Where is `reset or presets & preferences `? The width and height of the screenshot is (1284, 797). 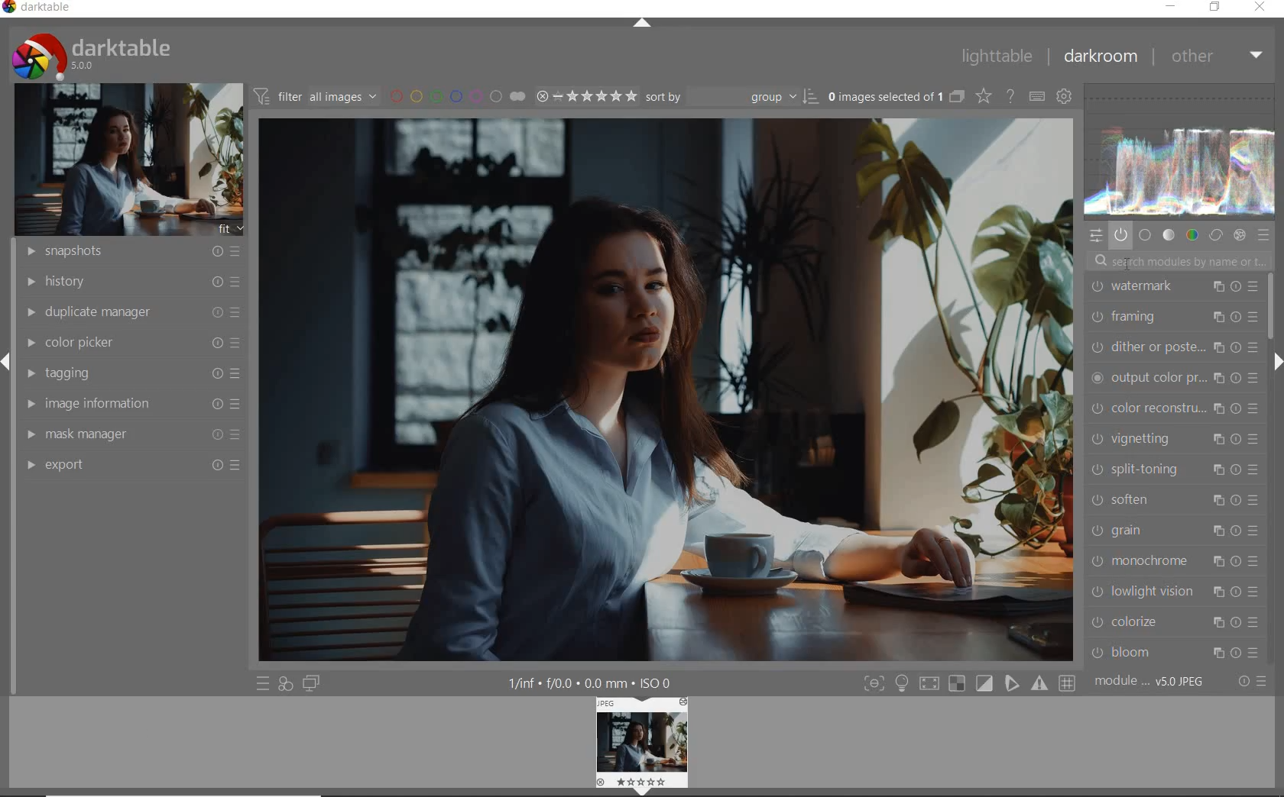 reset or presets & preferences  is located at coordinates (1251, 681).